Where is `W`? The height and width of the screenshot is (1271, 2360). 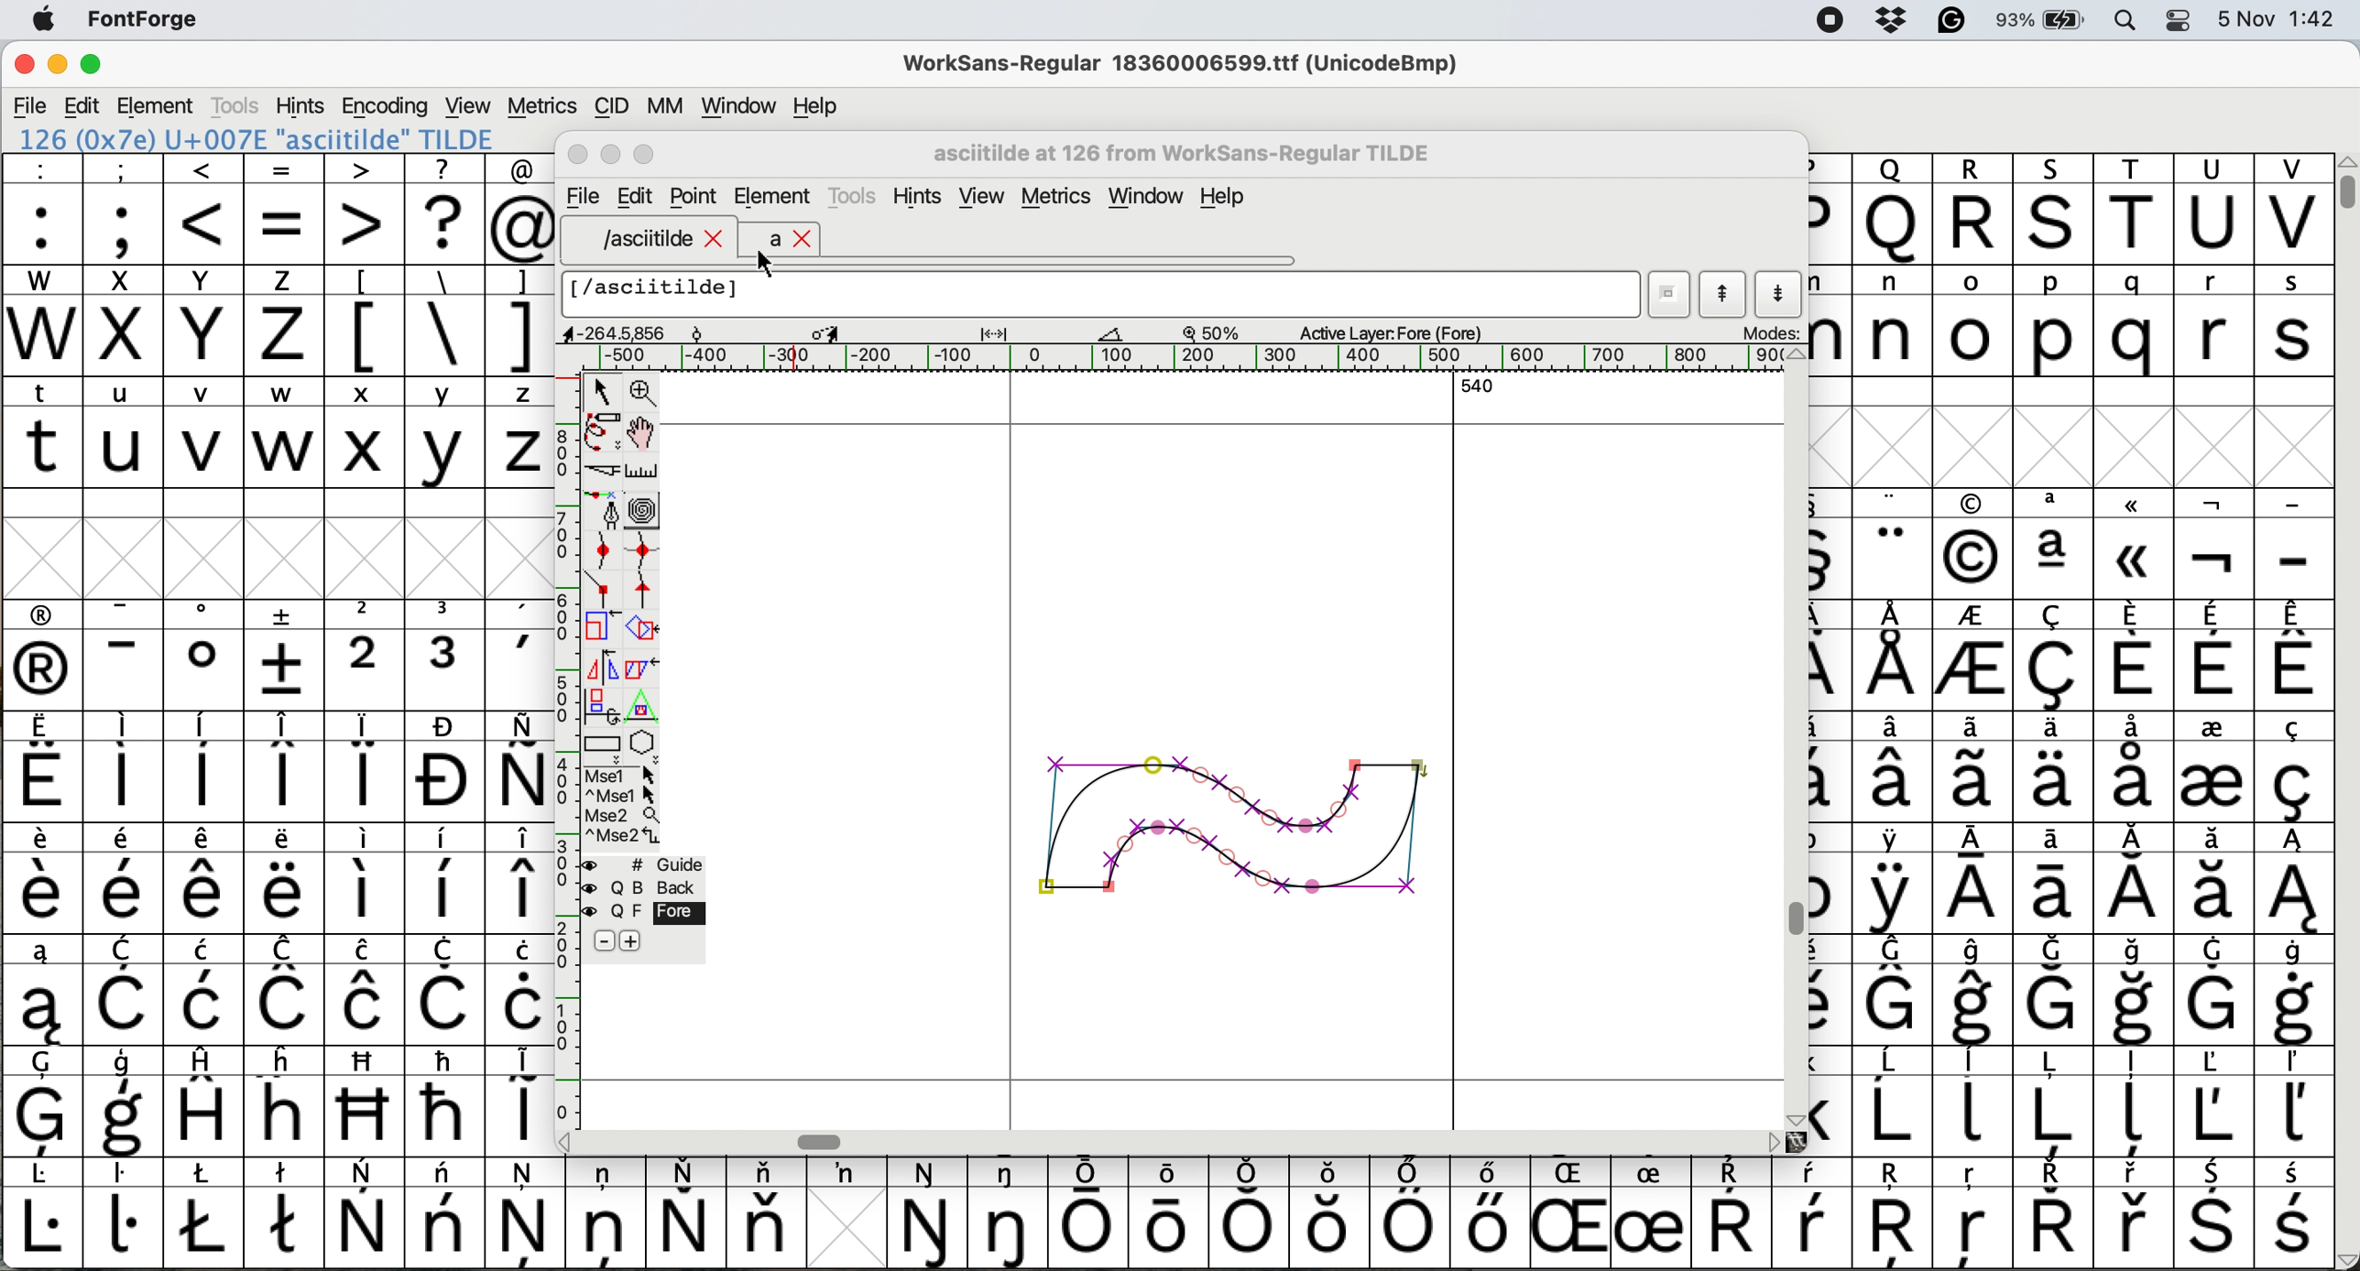
W is located at coordinates (45, 321).